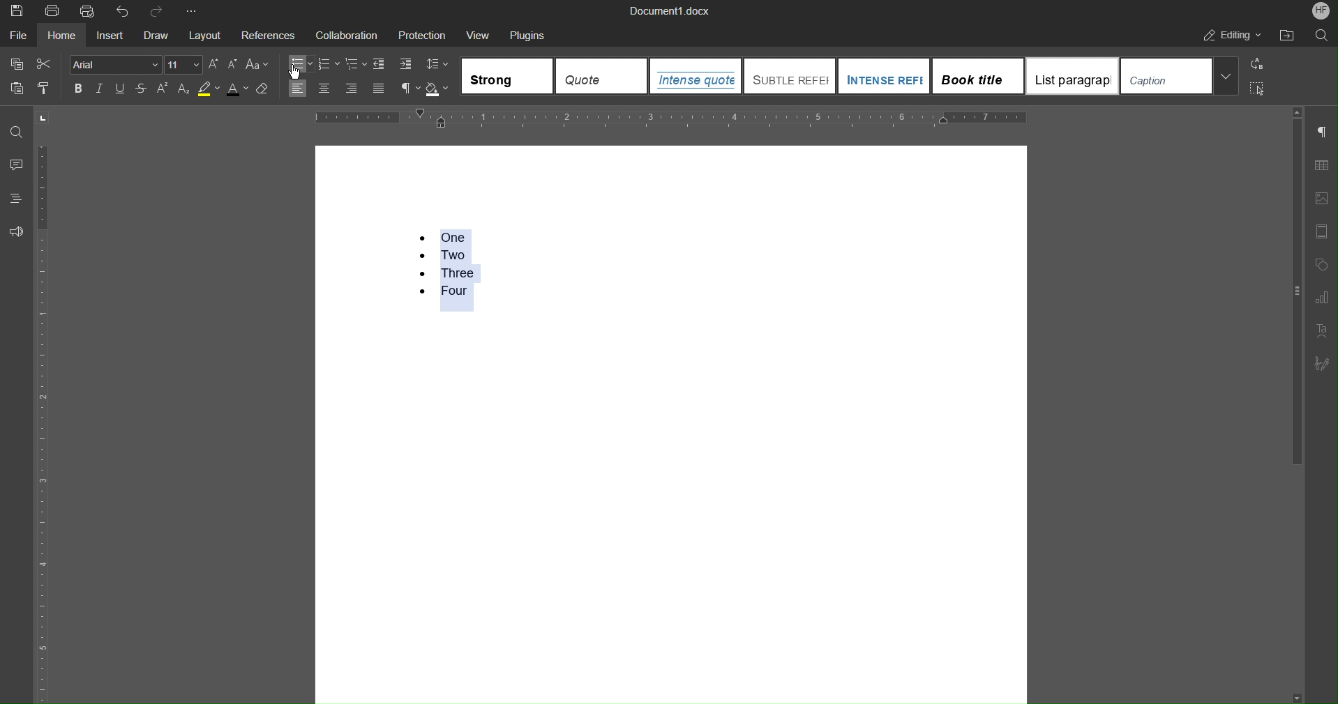 Image resolution: width=1338 pixels, height=704 pixels. Describe the element at coordinates (120, 89) in the screenshot. I see `Underline` at that location.